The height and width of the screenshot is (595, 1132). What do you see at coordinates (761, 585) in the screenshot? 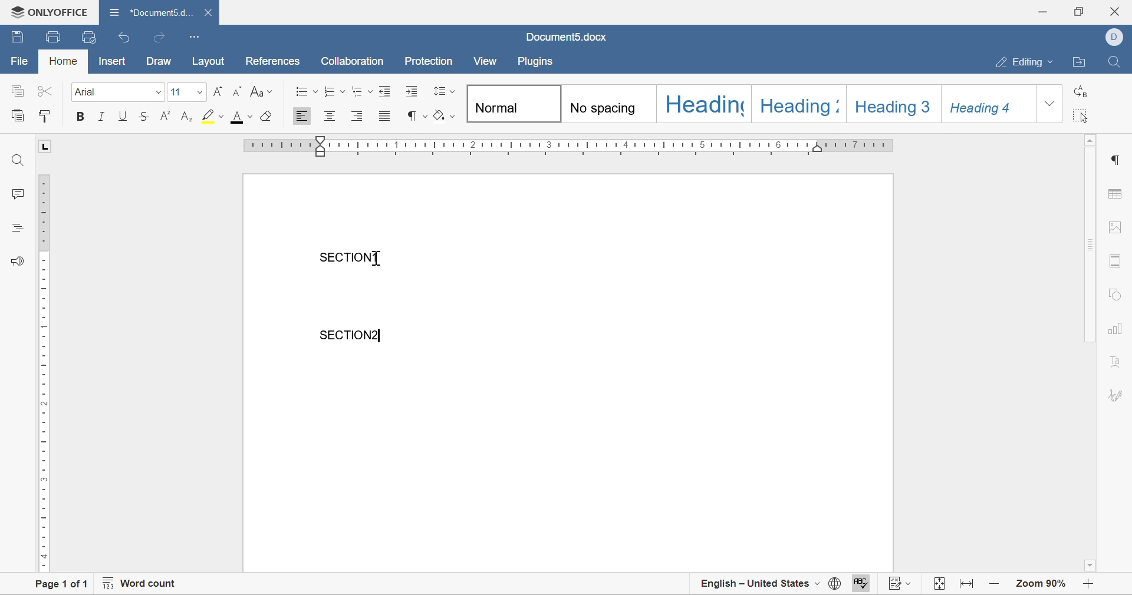
I see `english - united states` at bounding box center [761, 585].